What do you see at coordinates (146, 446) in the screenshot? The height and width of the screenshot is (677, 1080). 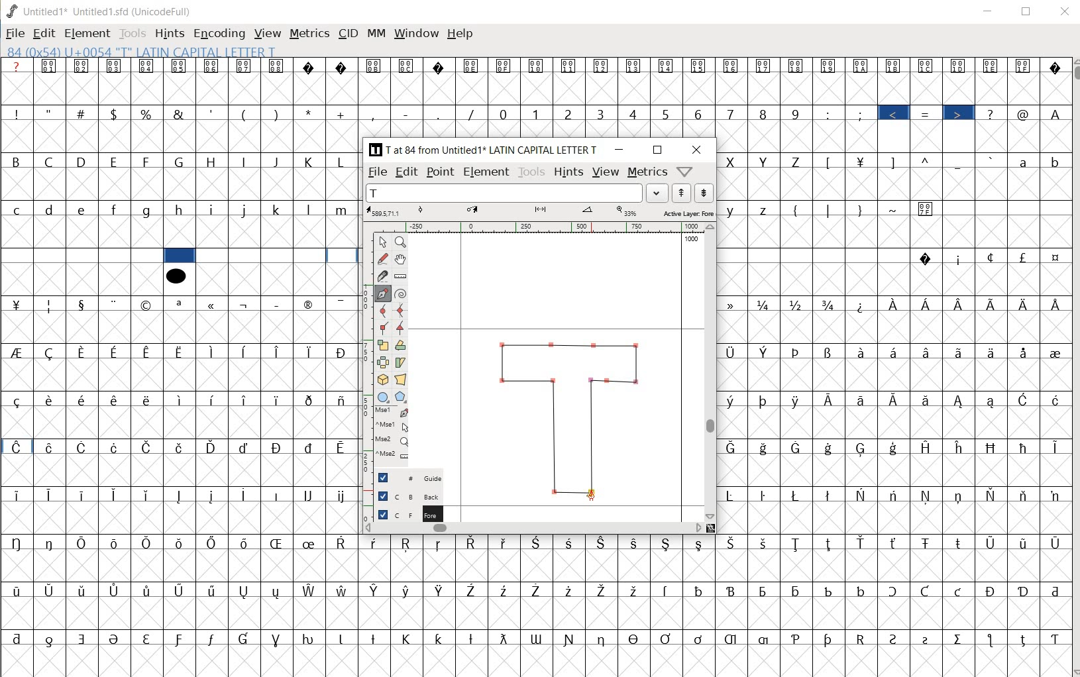 I see `Symbol` at bounding box center [146, 446].